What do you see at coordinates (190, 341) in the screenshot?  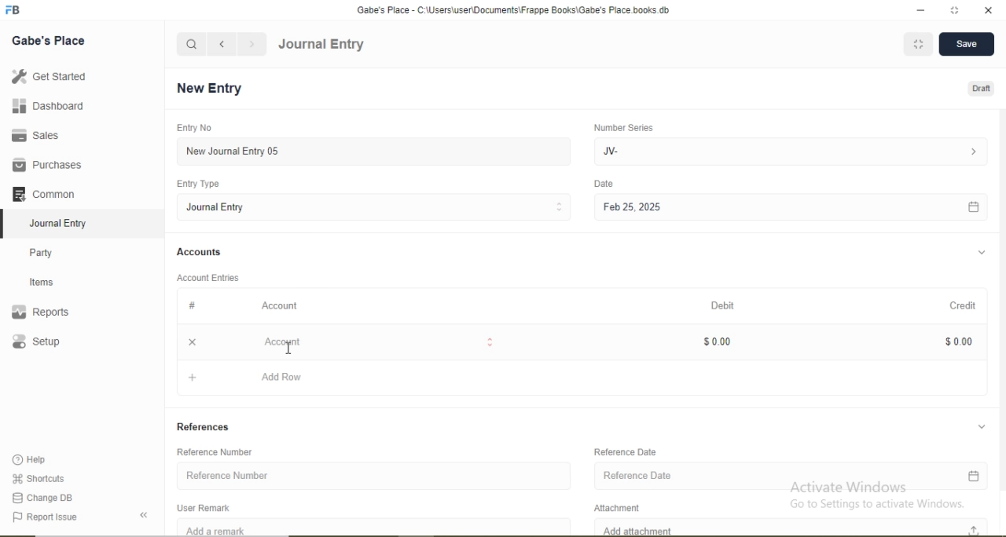 I see `close` at bounding box center [190, 341].